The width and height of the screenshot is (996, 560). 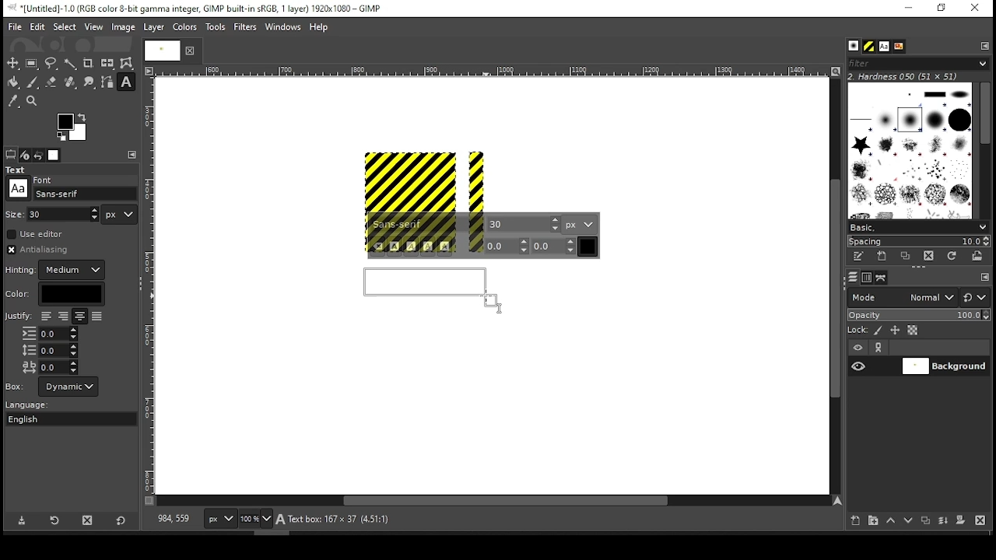 What do you see at coordinates (284, 28) in the screenshot?
I see `windows` at bounding box center [284, 28].